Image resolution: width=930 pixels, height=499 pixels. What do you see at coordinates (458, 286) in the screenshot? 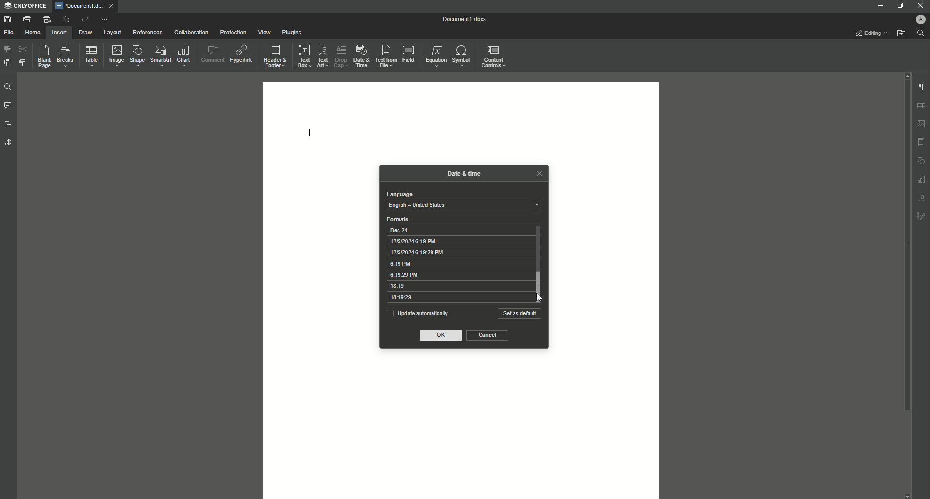
I see `18:19` at bounding box center [458, 286].